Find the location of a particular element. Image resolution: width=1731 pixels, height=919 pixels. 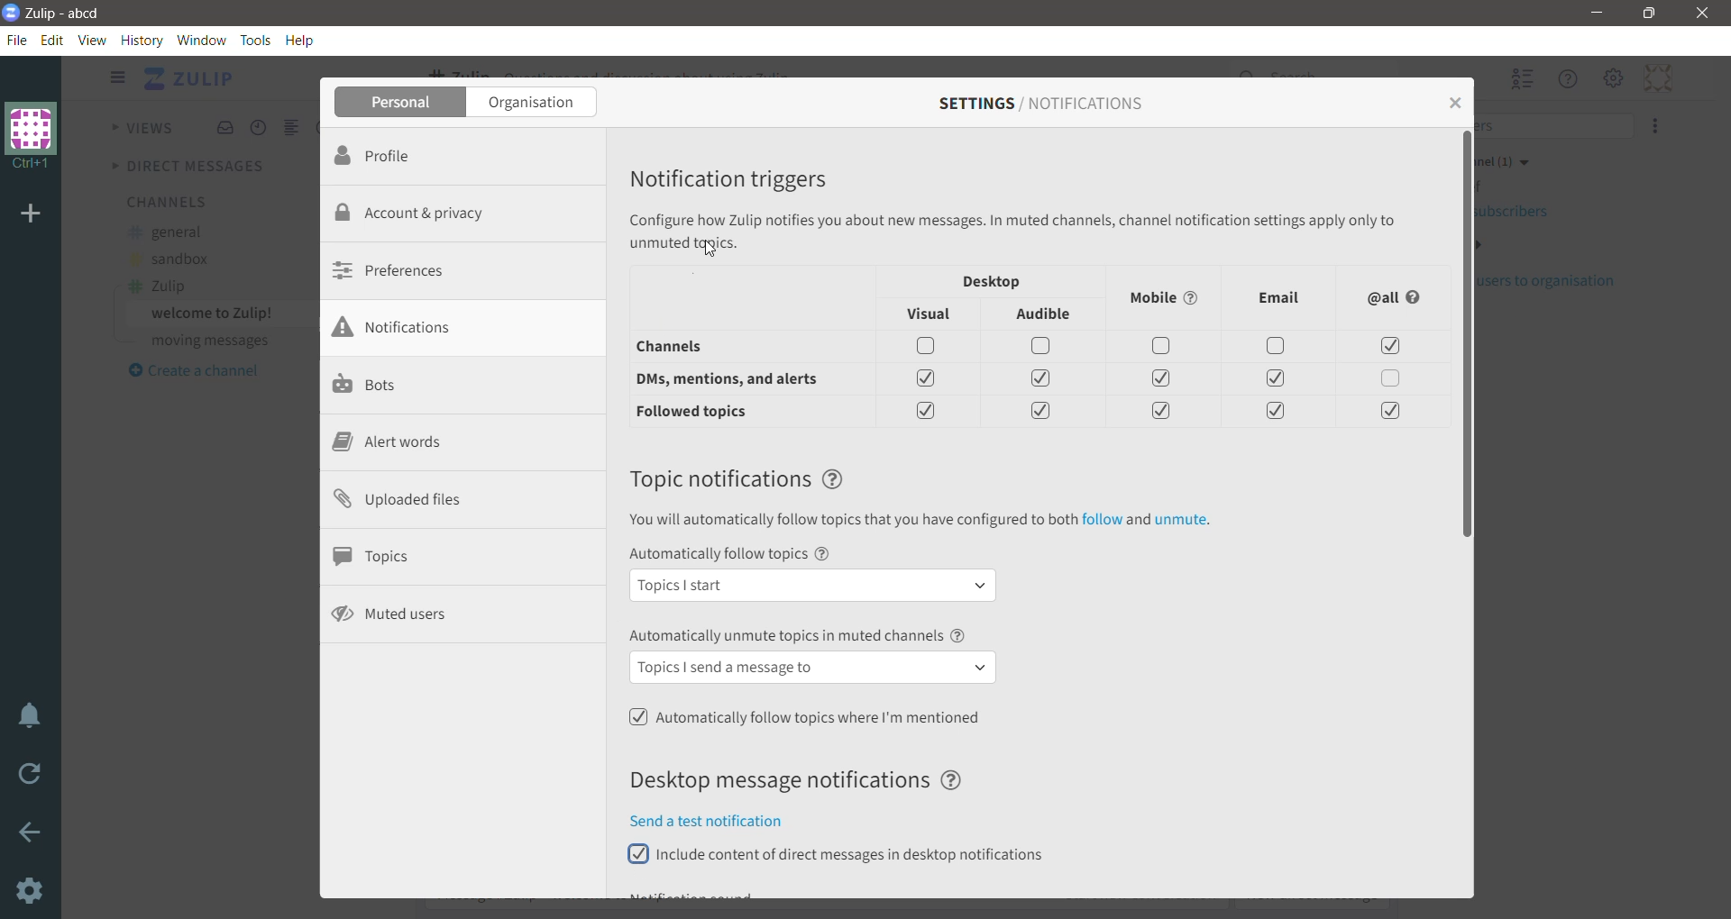

check box is located at coordinates (1394, 380).